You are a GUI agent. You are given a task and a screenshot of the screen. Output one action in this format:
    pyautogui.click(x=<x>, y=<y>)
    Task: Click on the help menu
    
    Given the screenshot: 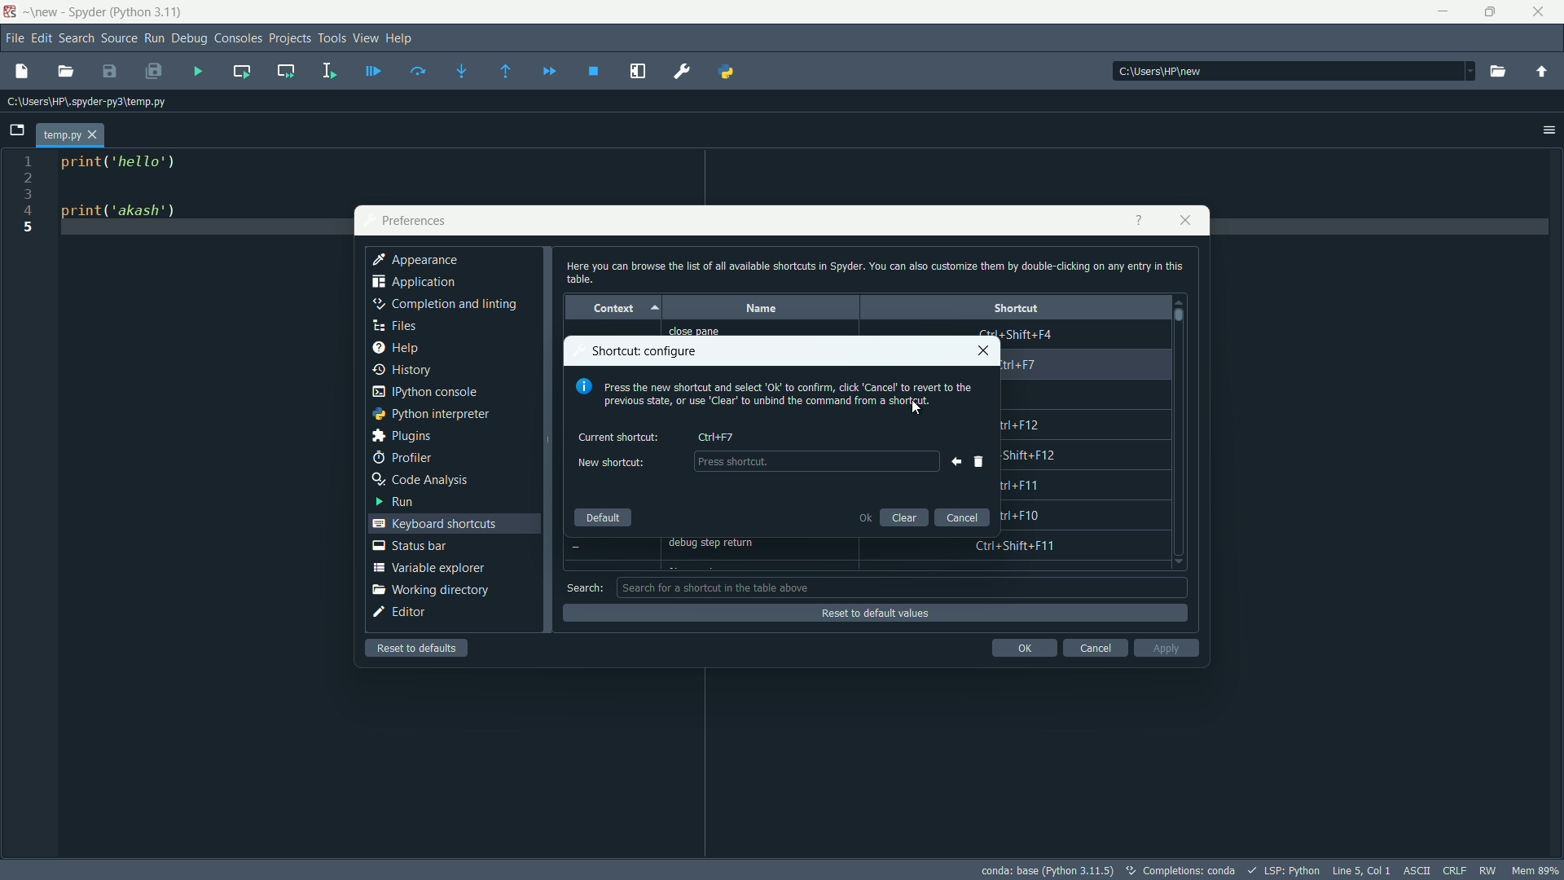 What is the action you would take?
    pyautogui.click(x=400, y=37)
    